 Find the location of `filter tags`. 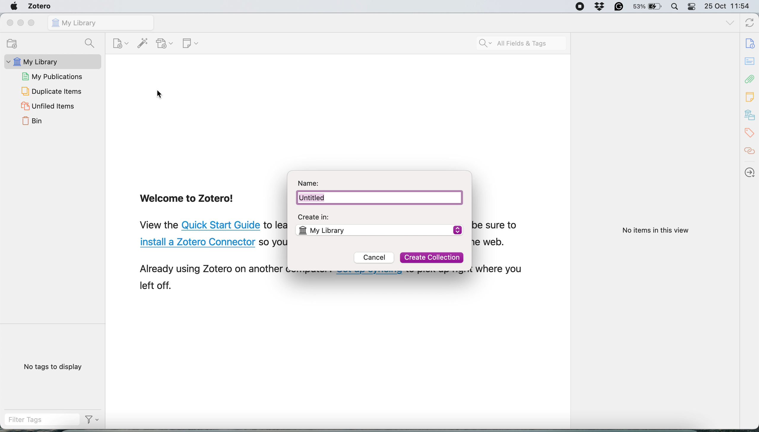

filter tags is located at coordinates (40, 421).